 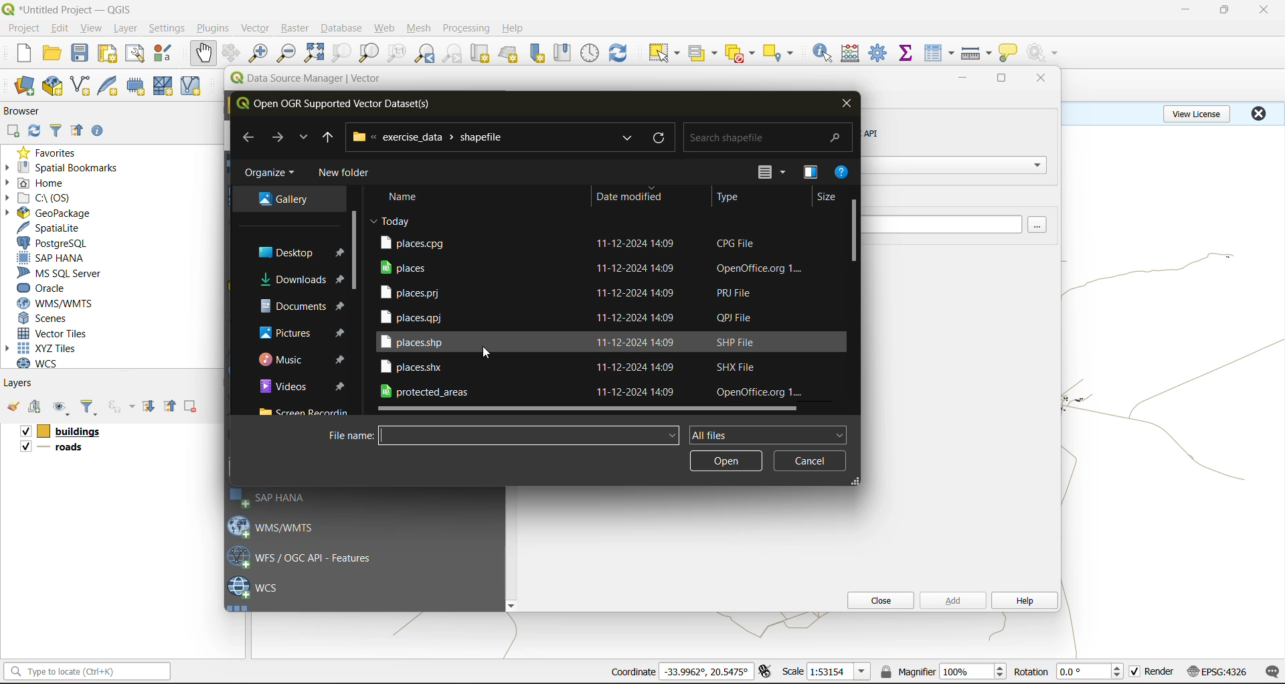 What do you see at coordinates (1161, 671) in the screenshot?
I see `render` at bounding box center [1161, 671].